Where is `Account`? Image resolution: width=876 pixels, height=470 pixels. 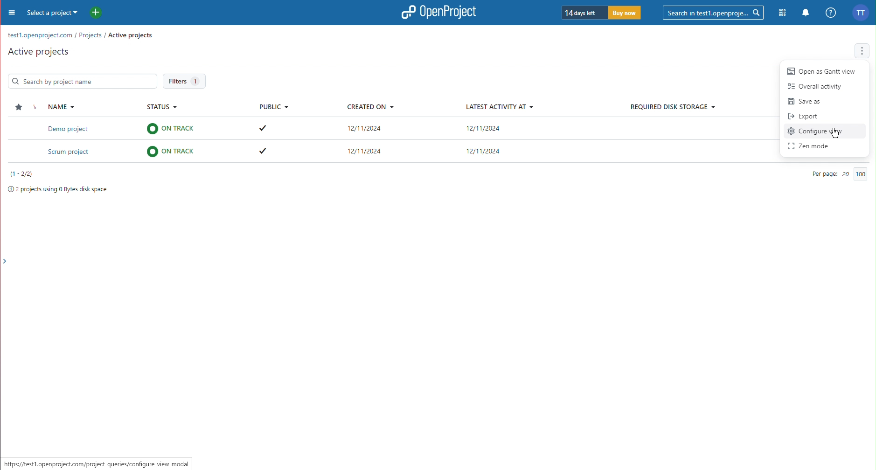 Account is located at coordinates (862, 13).